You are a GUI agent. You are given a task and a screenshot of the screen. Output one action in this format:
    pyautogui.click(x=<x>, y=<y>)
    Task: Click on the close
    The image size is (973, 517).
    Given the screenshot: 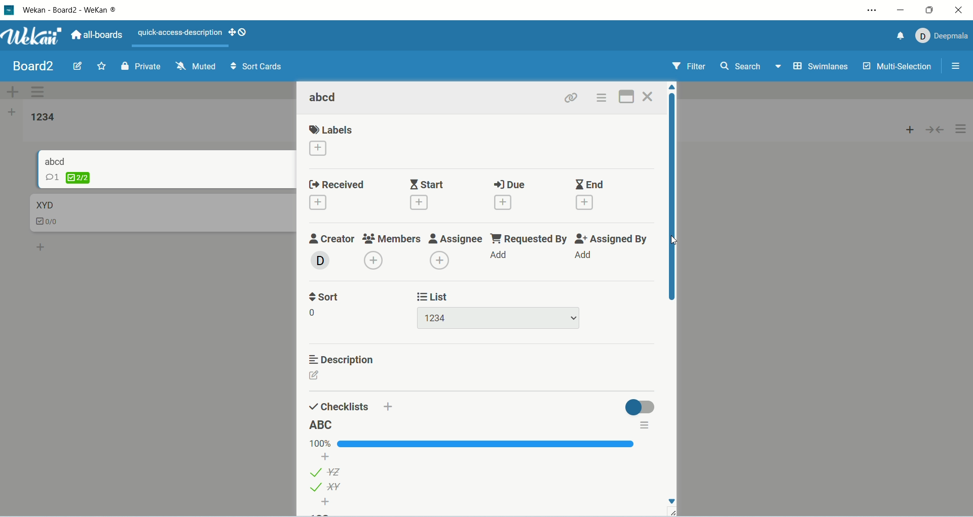 What is the action you would take?
    pyautogui.click(x=649, y=97)
    